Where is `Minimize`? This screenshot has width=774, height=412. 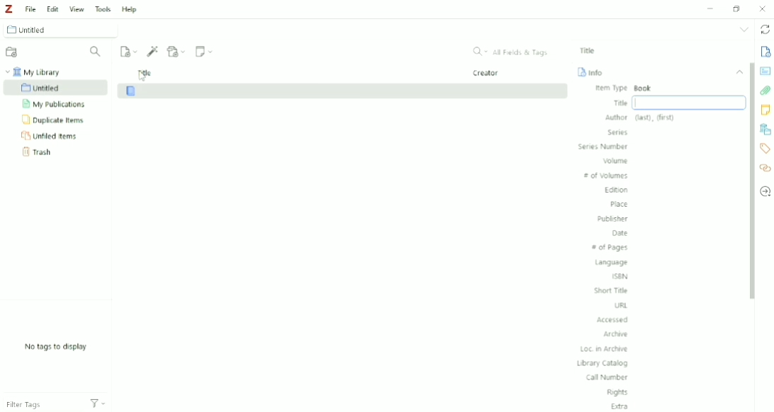
Minimize is located at coordinates (711, 9).